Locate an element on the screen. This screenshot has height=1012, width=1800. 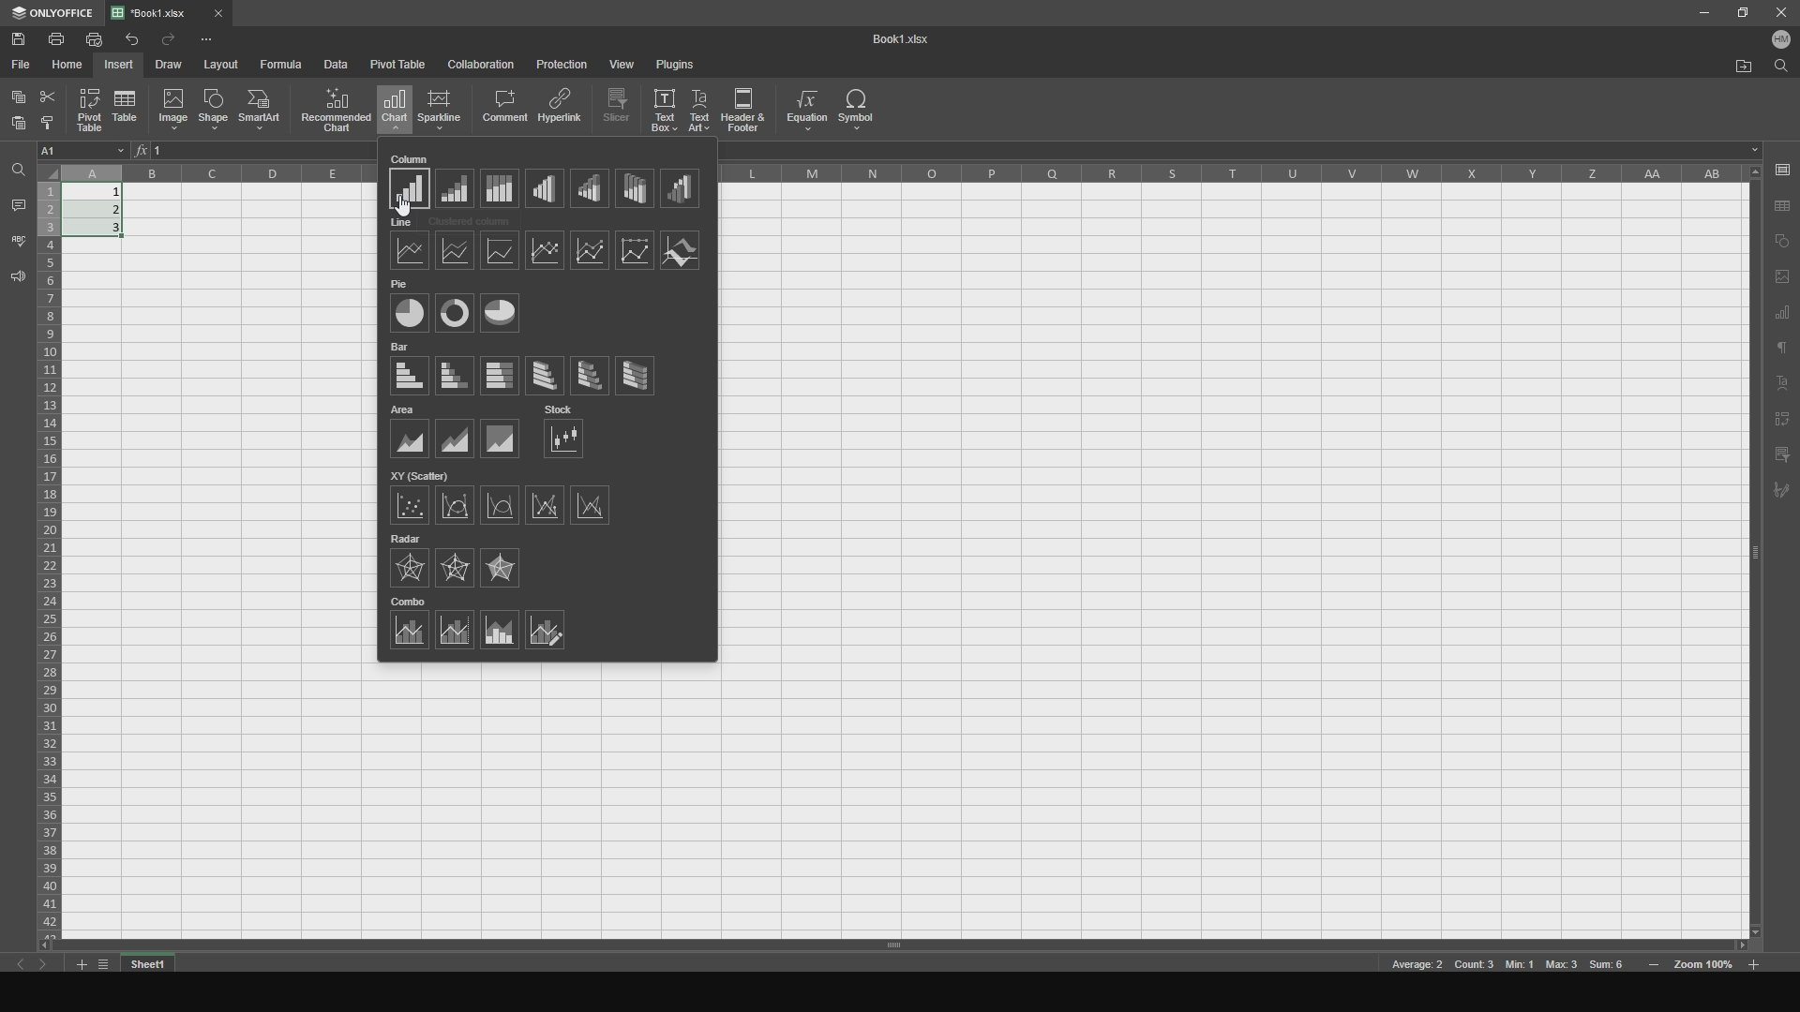
equation is located at coordinates (804, 112).